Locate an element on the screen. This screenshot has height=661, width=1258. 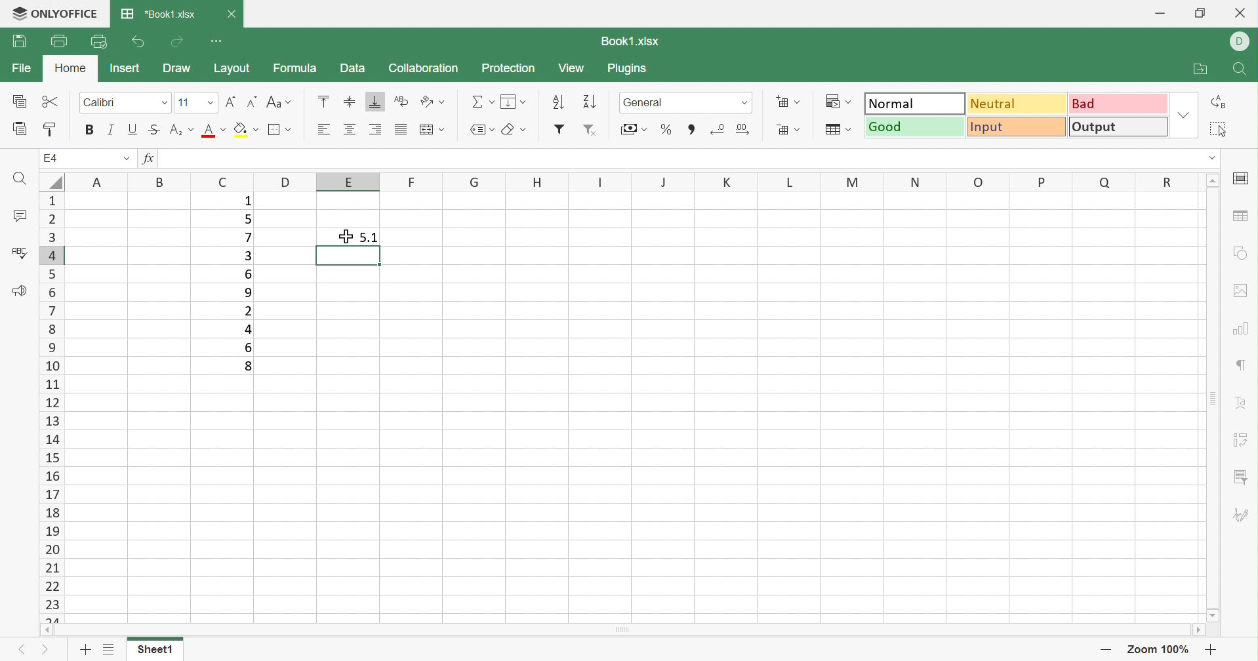
Formula is located at coordinates (300, 69).